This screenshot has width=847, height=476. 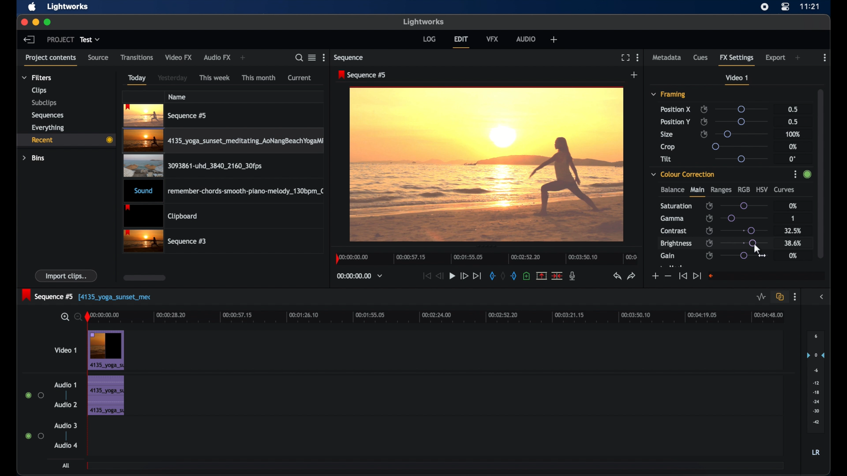 What do you see at coordinates (704, 122) in the screenshot?
I see `enable/disable keyframes` at bounding box center [704, 122].